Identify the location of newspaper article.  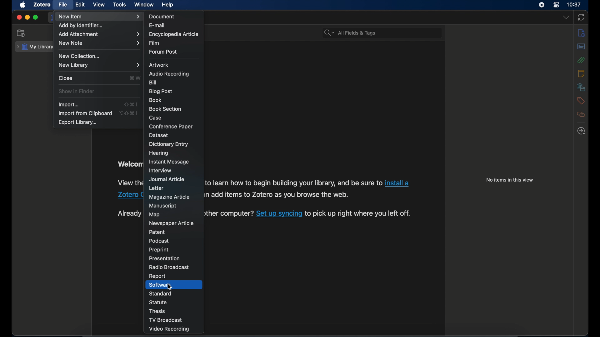
(171, 223).